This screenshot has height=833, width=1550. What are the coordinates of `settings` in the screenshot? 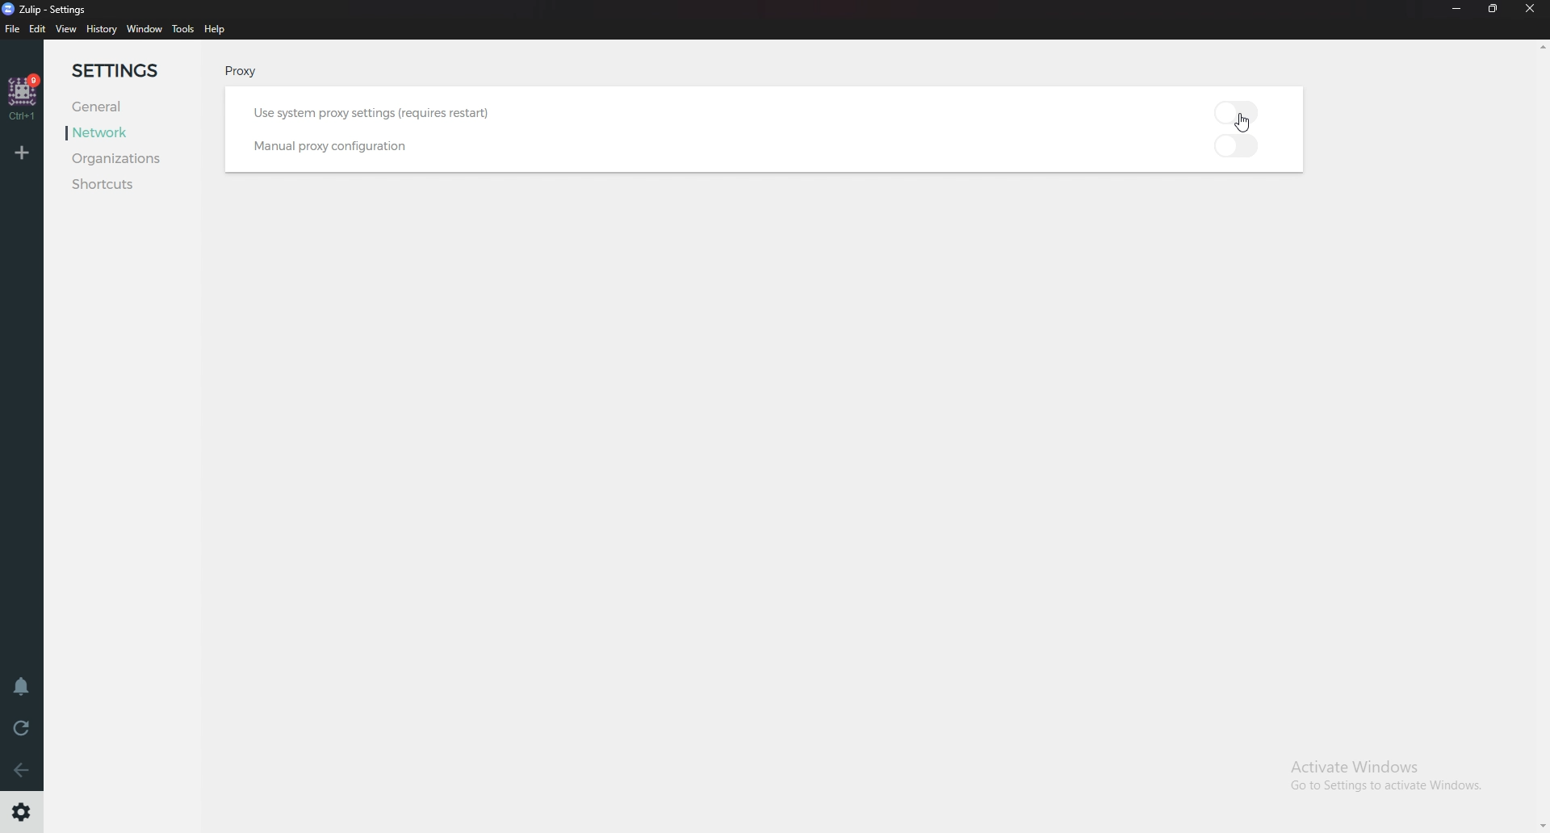 It's located at (125, 71).